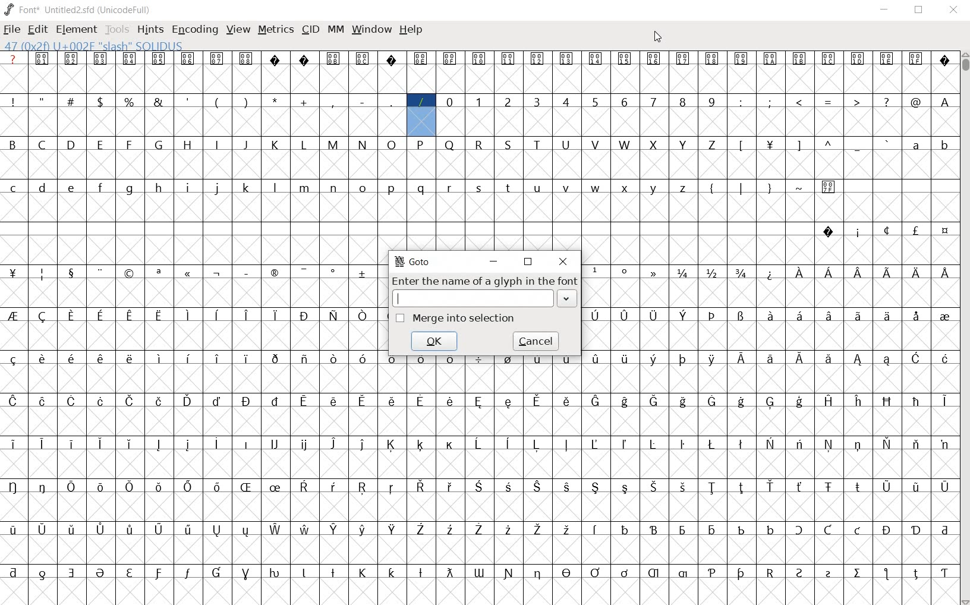 The image size is (970, 605). What do you see at coordinates (451, 446) in the screenshot?
I see `glyph` at bounding box center [451, 446].